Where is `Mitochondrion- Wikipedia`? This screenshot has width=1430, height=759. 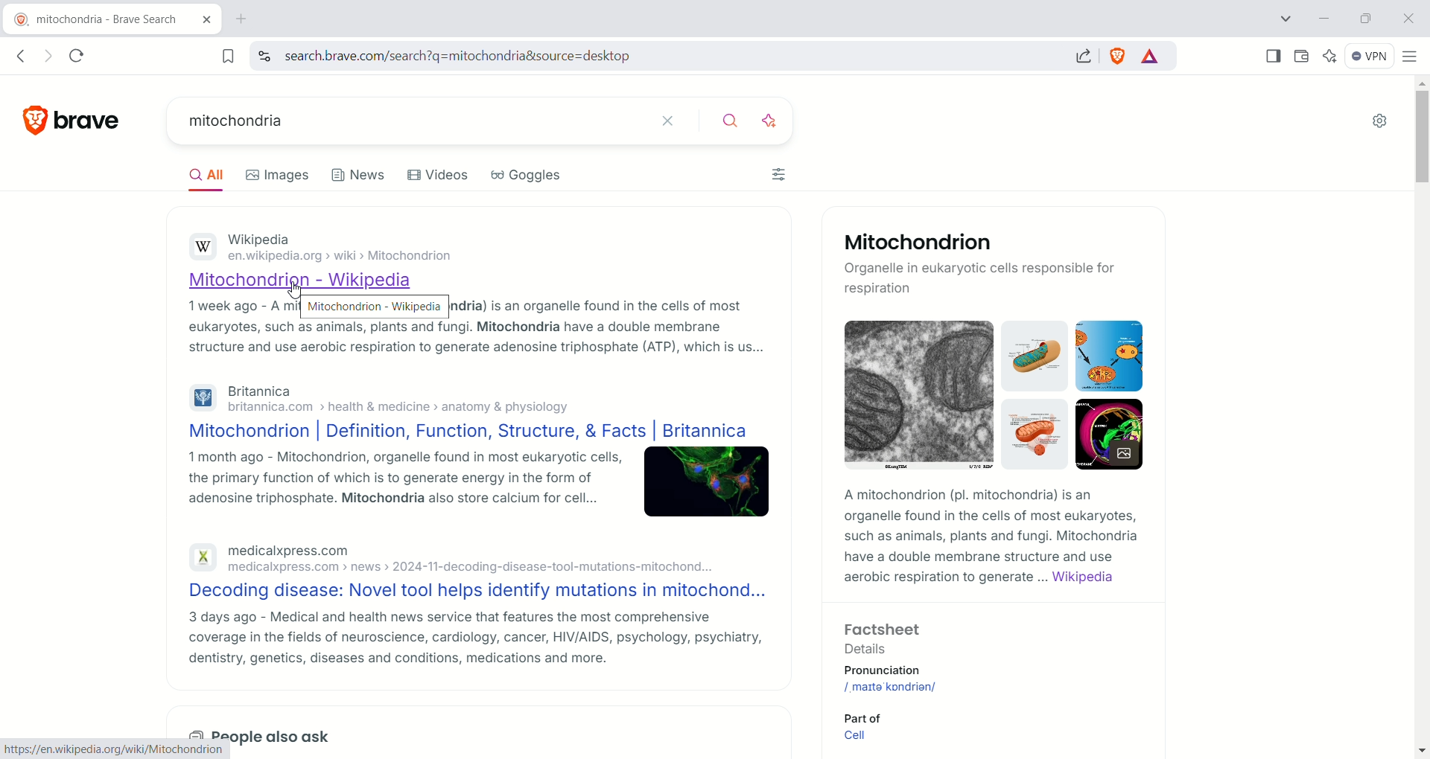
Mitochondrion- Wikipedia is located at coordinates (308, 281).